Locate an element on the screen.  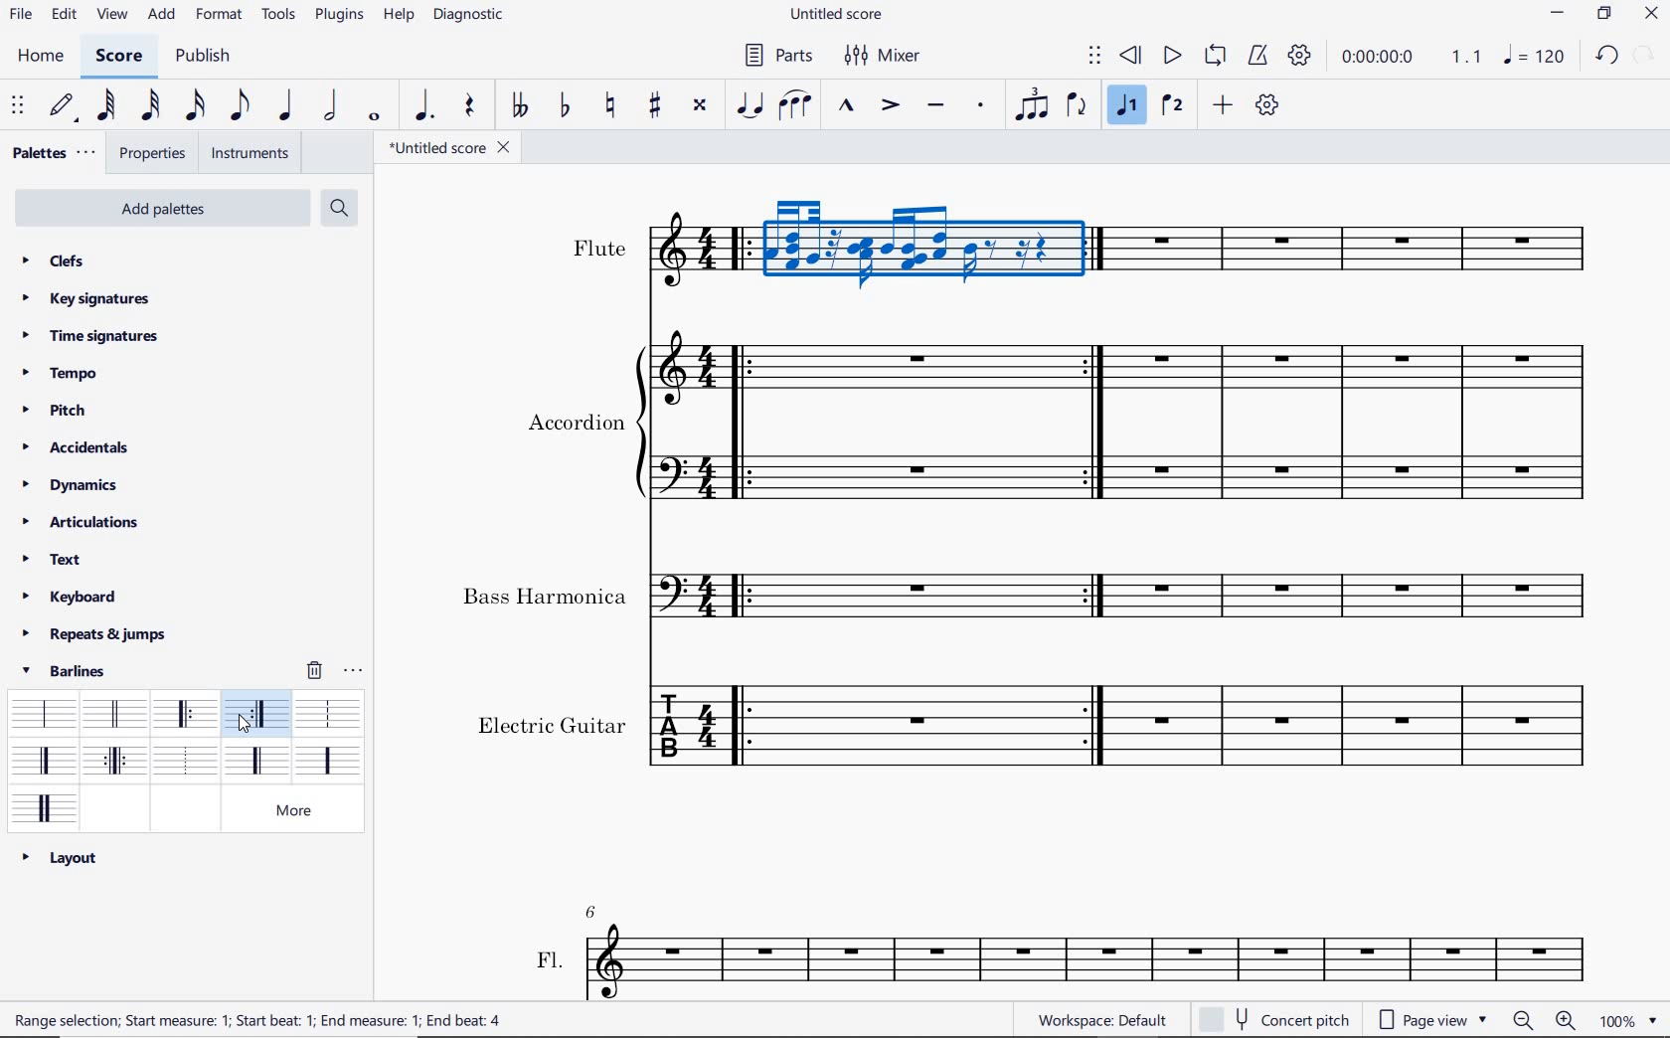
text is located at coordinates (550, 957).